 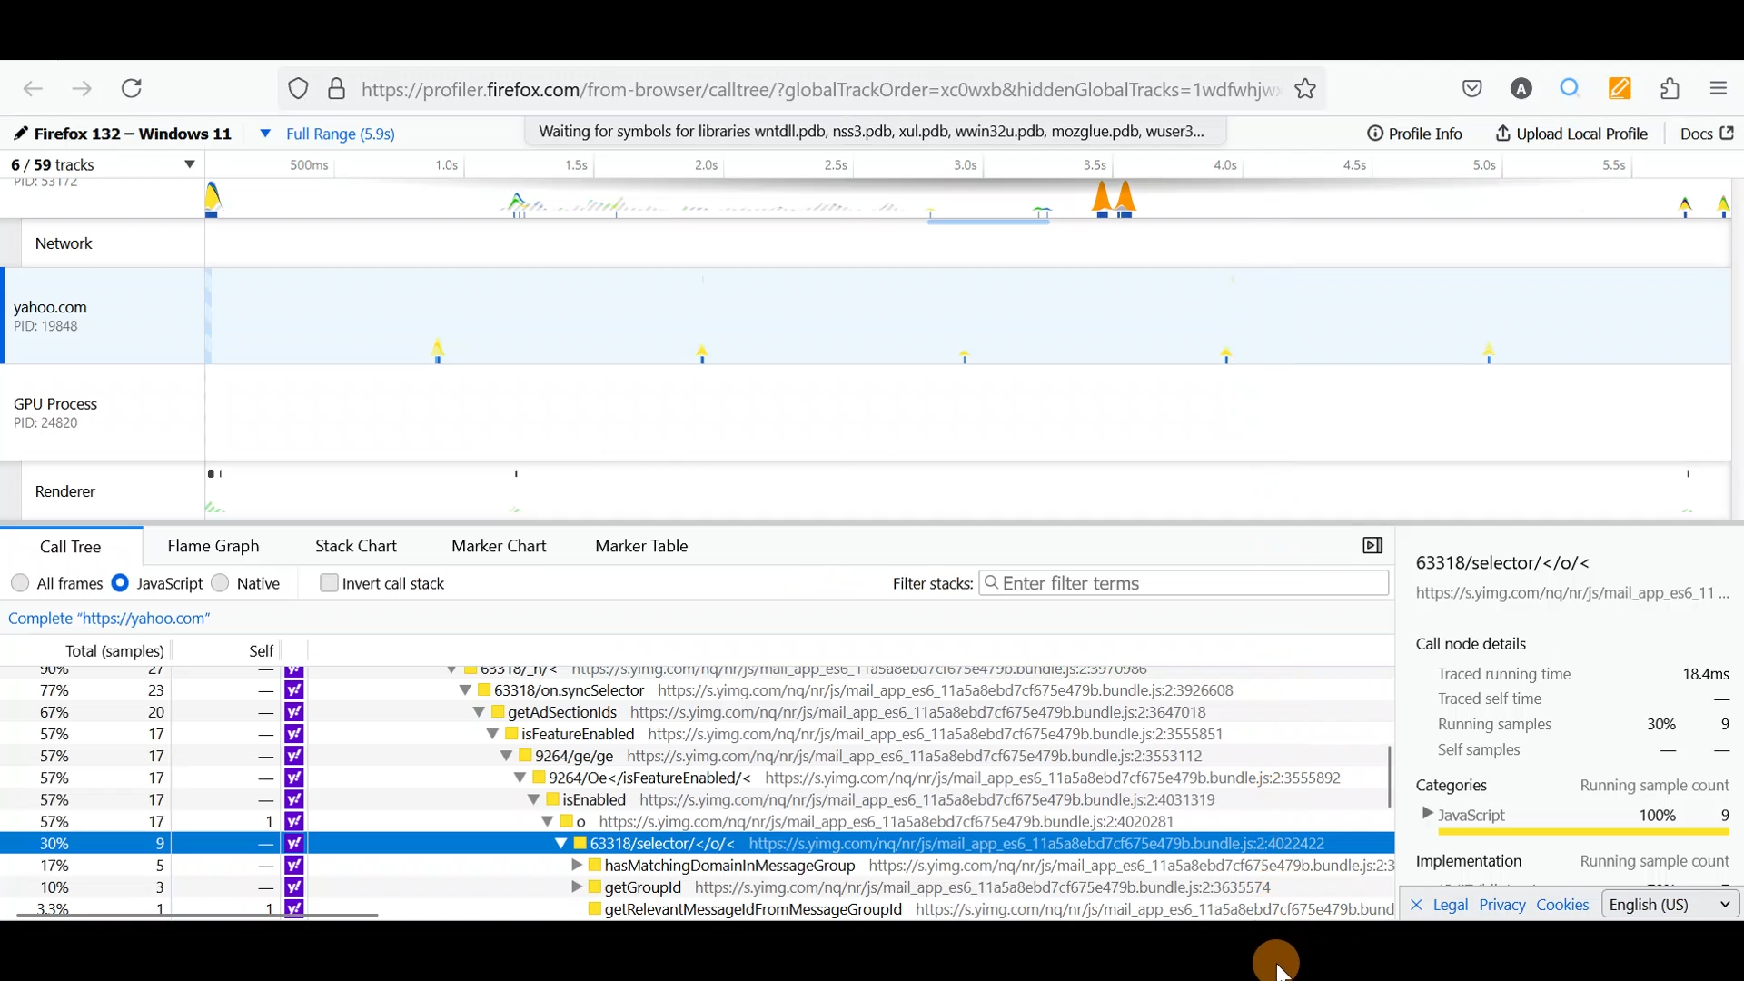 I want to click on Other bookmarks, so click(x=1660, y=137).